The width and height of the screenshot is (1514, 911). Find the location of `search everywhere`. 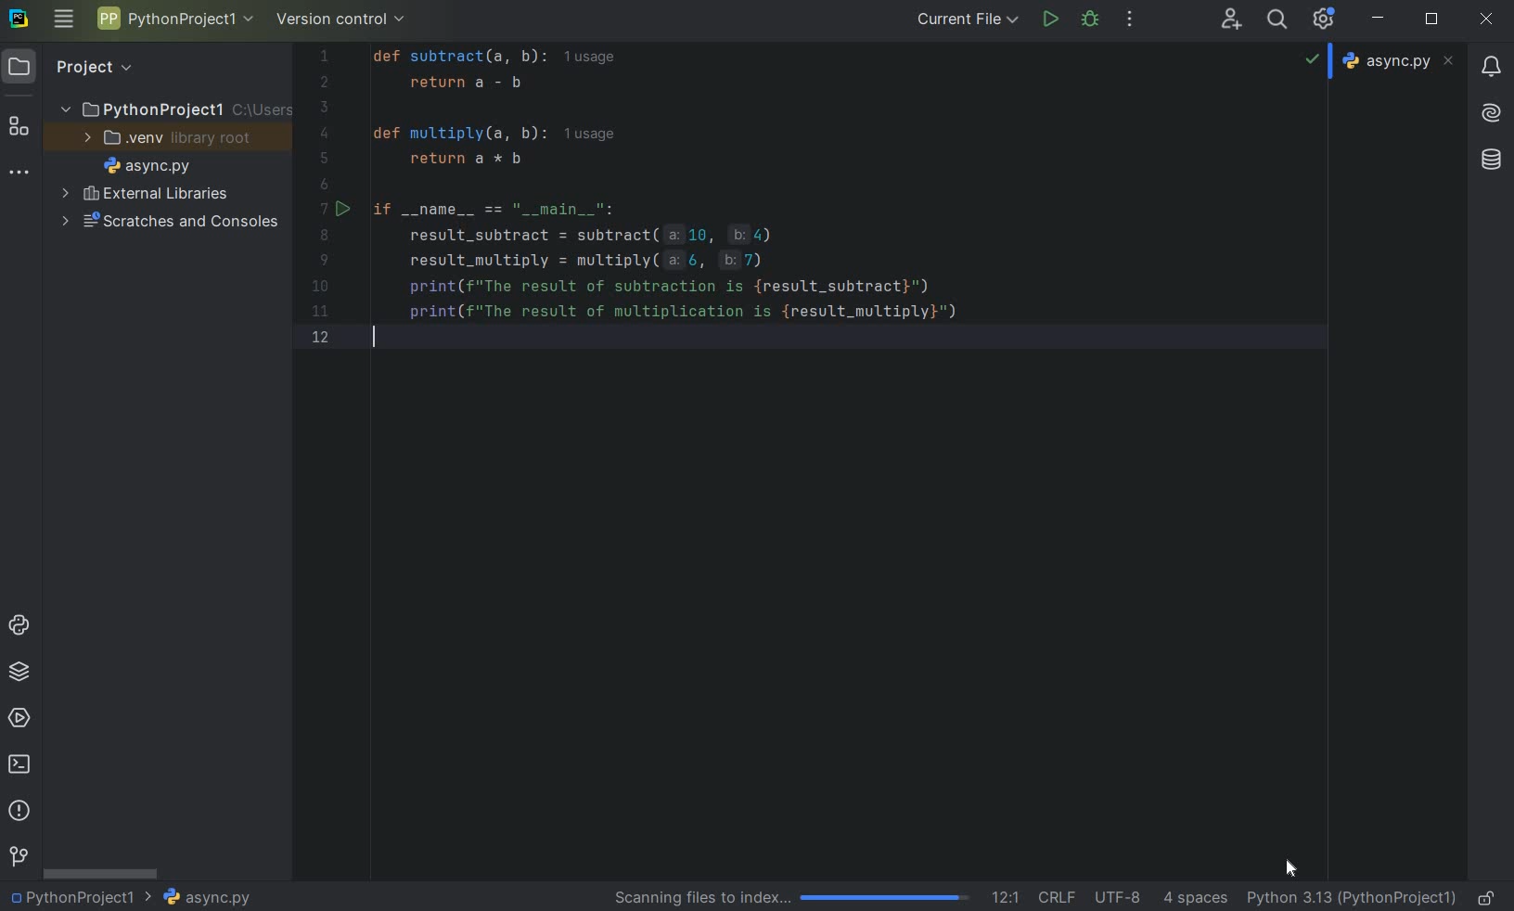

search everywhere is located at coordinates (1278, 19).